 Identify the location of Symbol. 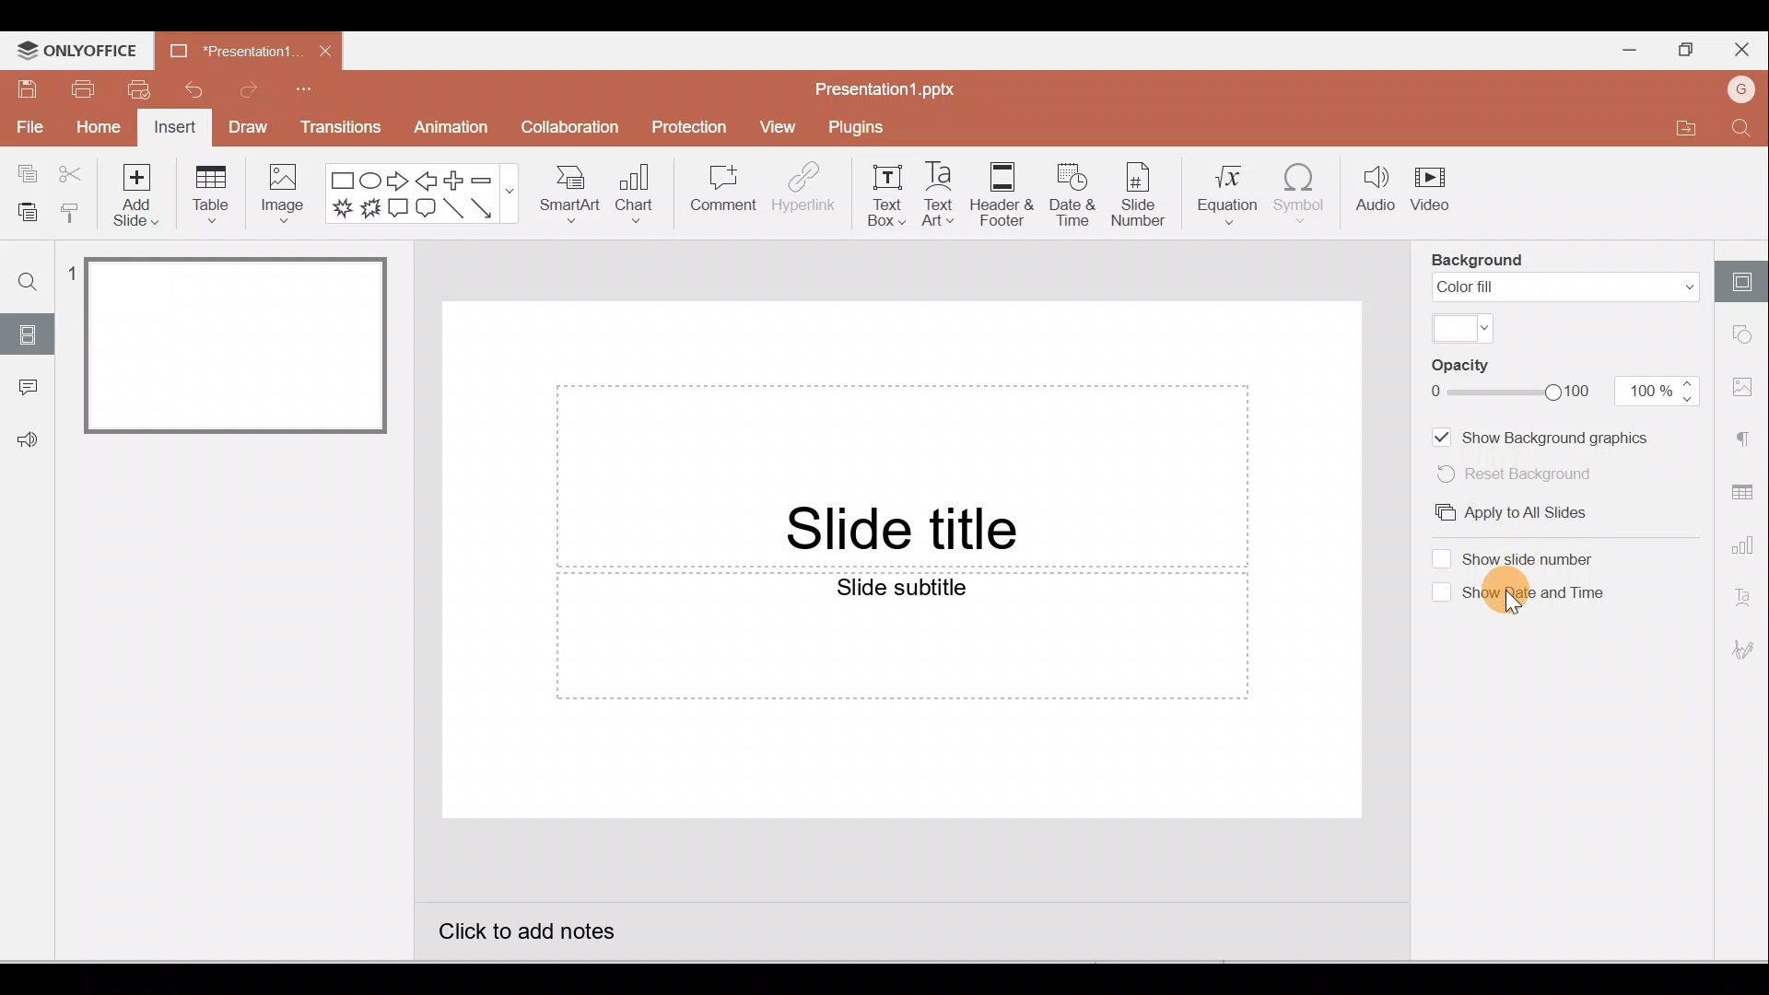
(1306, 194).